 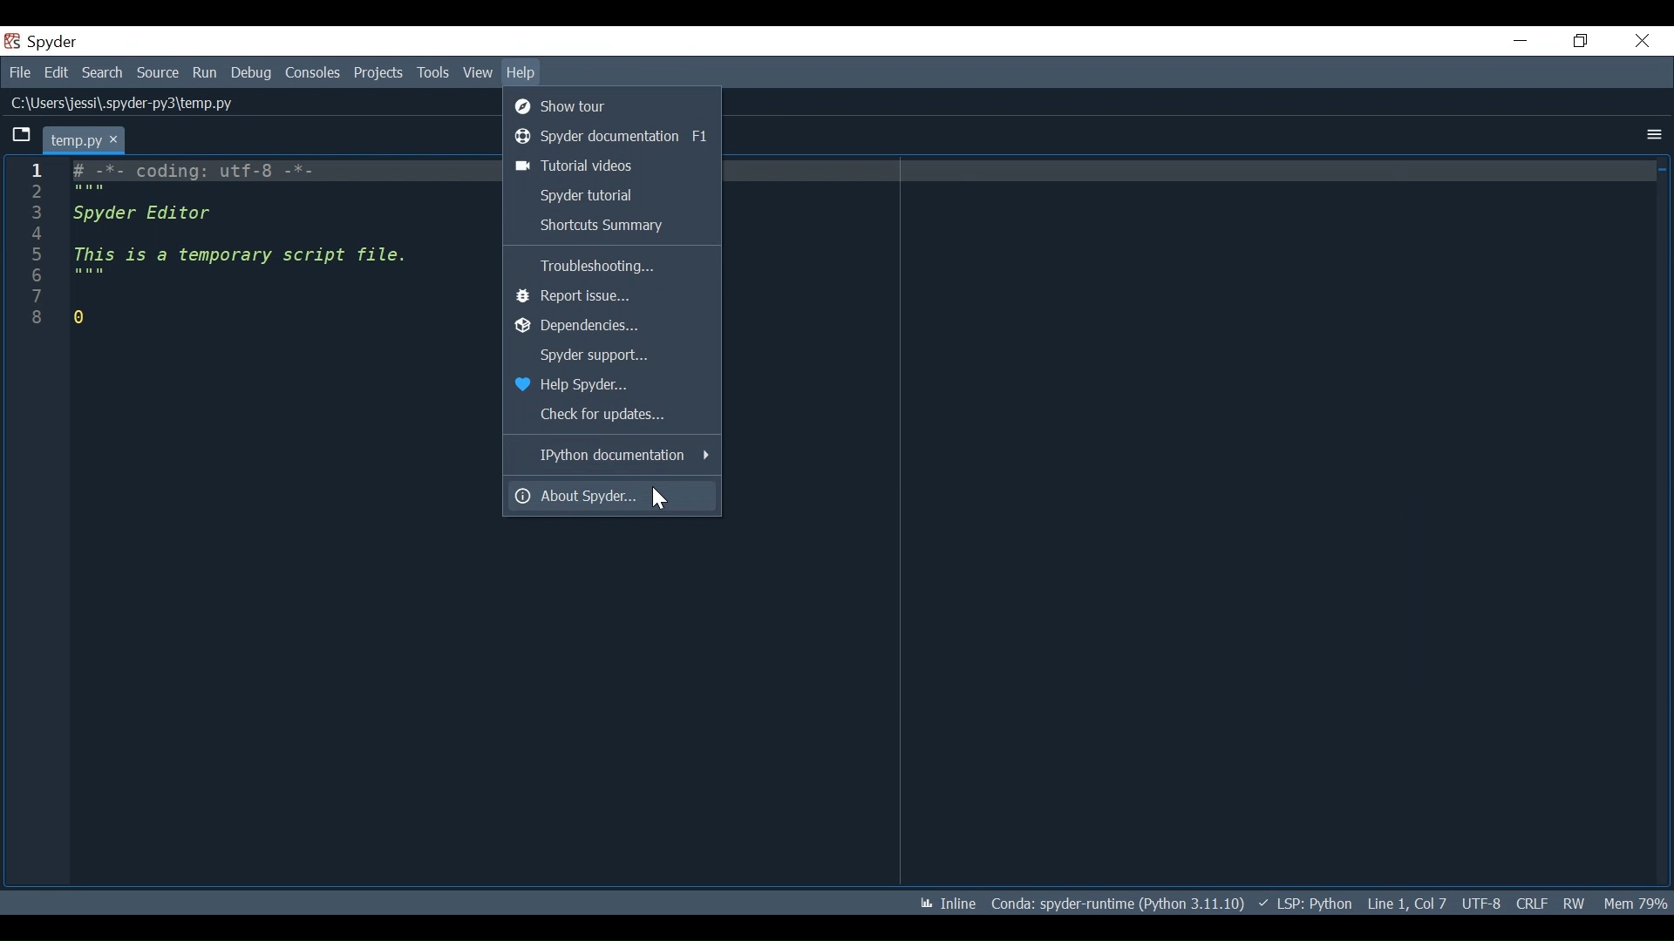 What do you see at coordinates (1119, 907) in the screenshot?
I see `Conda: spyder-runtime (Python 3.11.10)` at bounding box center [1119, 907].